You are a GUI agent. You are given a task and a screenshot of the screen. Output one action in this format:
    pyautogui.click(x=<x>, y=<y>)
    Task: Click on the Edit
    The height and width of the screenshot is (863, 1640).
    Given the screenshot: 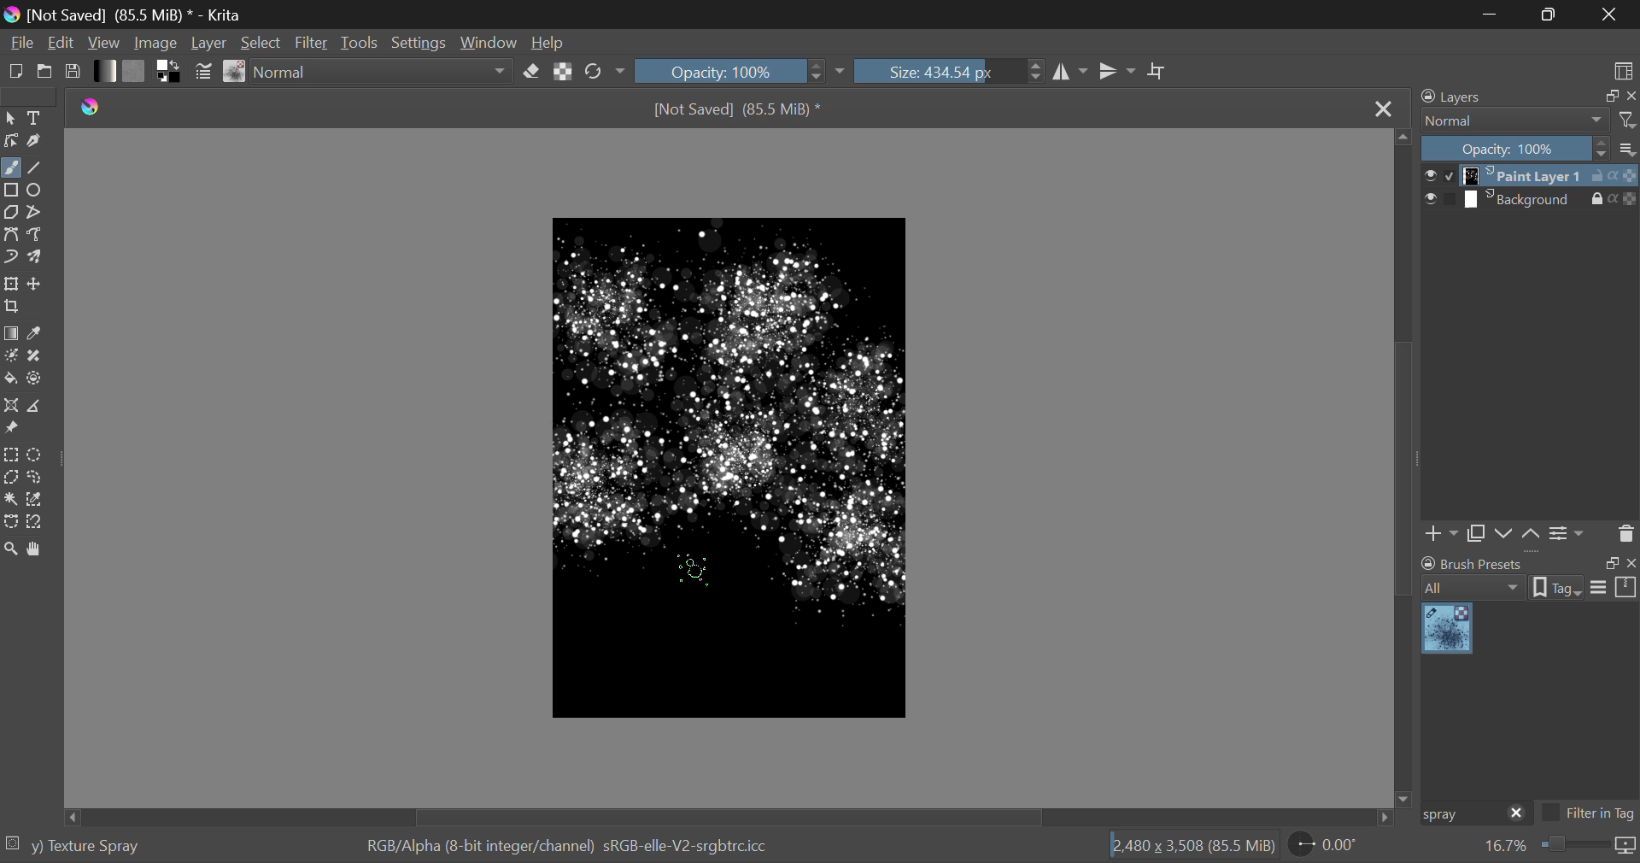 What is the action you would take?
    pyautogui.click(x=61, y=42)
    